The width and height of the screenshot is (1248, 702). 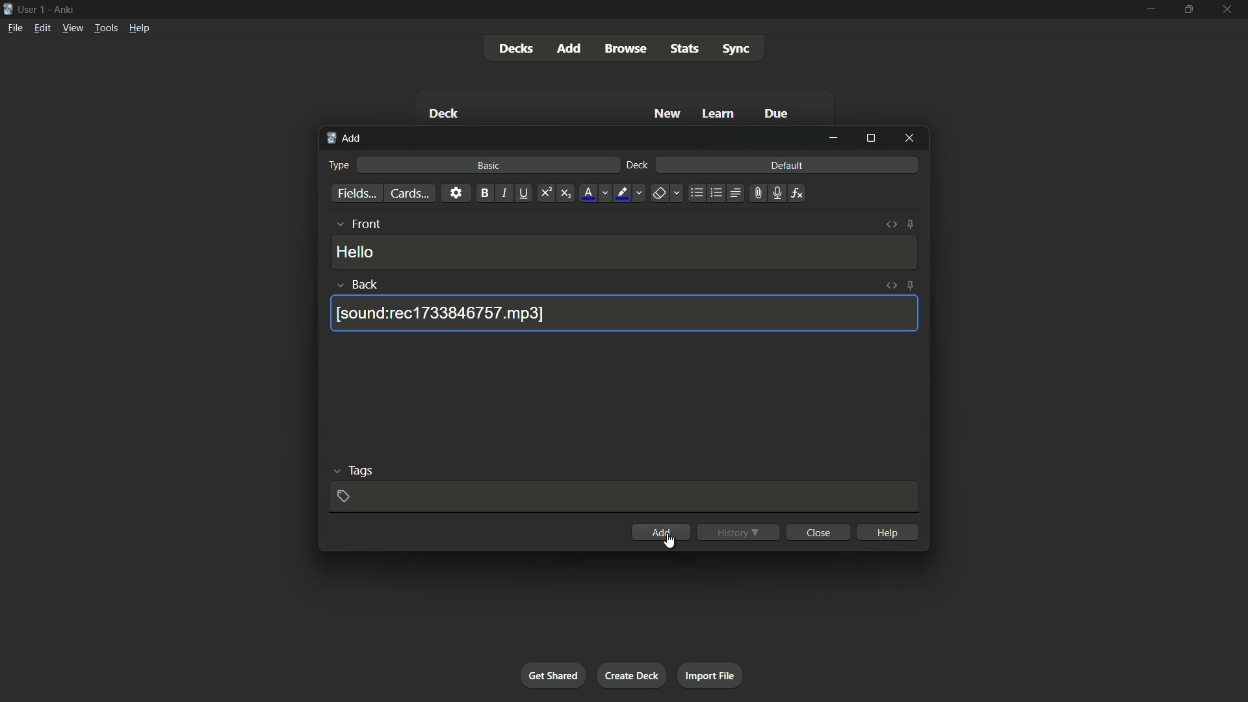 I want to click on minimize, so click(x=1150, y=10).